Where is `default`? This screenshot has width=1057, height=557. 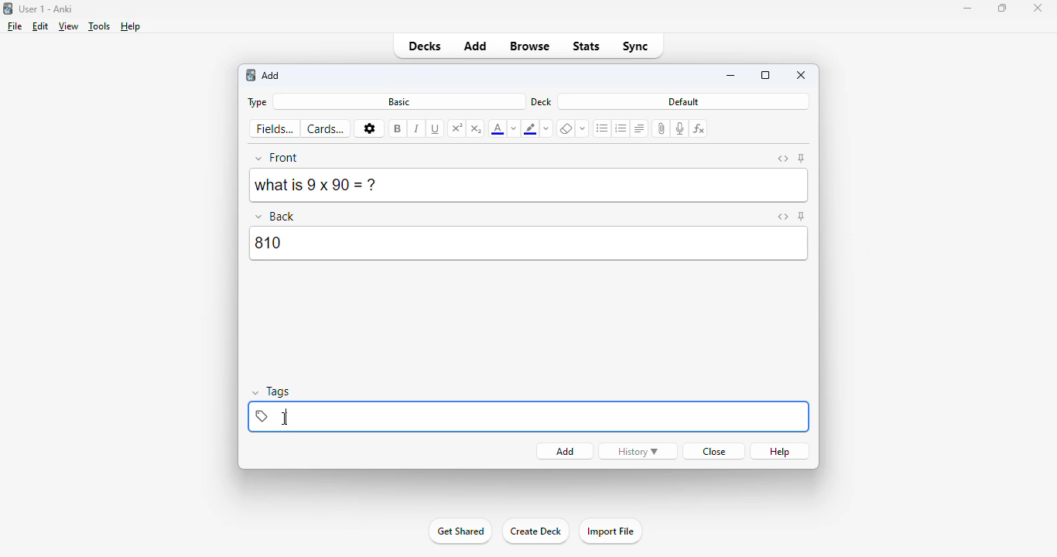
default is located at coordinates (684, 101).